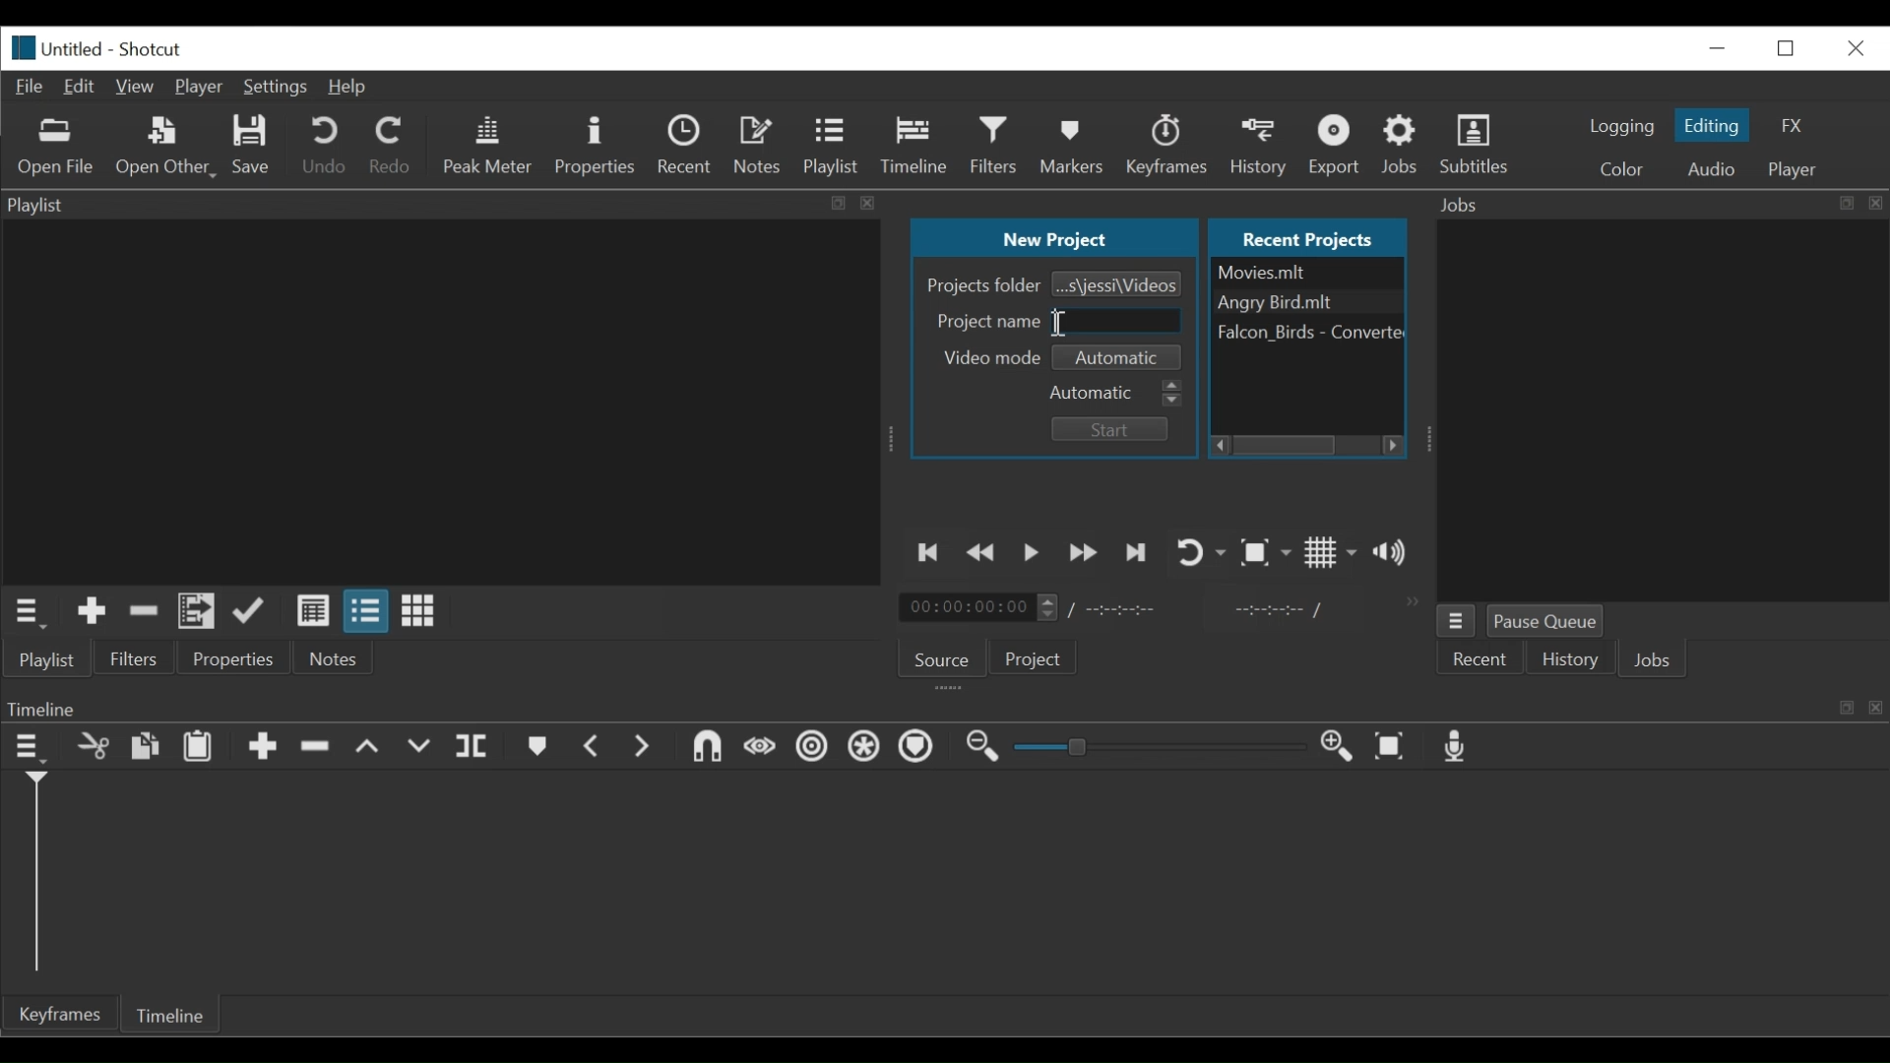 This screenshot has width=1890, height=1063. What do you see at coordinates (58, 47) in the screenshot?
I see `File Name` at bounding box center [58, 47].